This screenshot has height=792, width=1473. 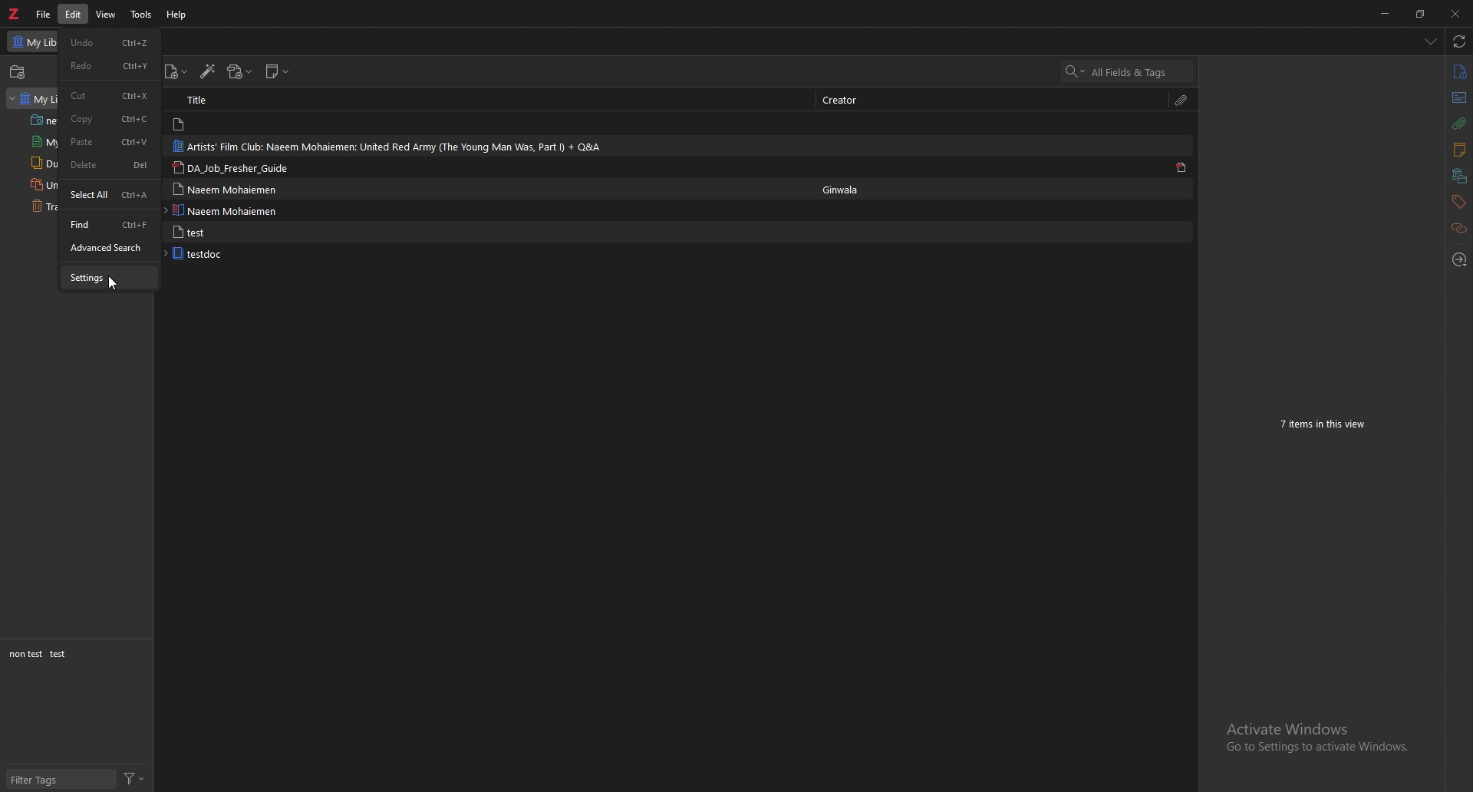 What do you see at coordinates (1460, 258) in the screenshot?
I see `locate` at bounding box center [1460, 258].